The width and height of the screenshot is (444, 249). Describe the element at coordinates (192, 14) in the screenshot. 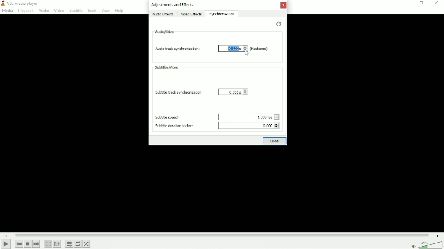

I see `Video effects` at that location.